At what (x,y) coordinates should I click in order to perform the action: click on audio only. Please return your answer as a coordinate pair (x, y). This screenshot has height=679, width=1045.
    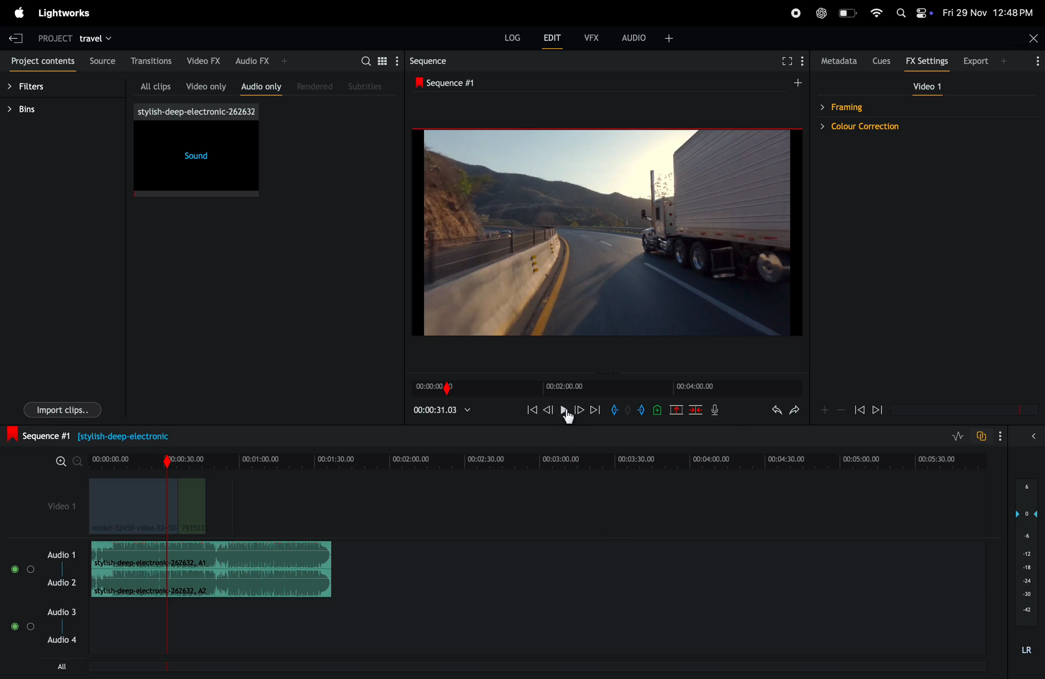
    Looking at the image, I should click on (262, 86).